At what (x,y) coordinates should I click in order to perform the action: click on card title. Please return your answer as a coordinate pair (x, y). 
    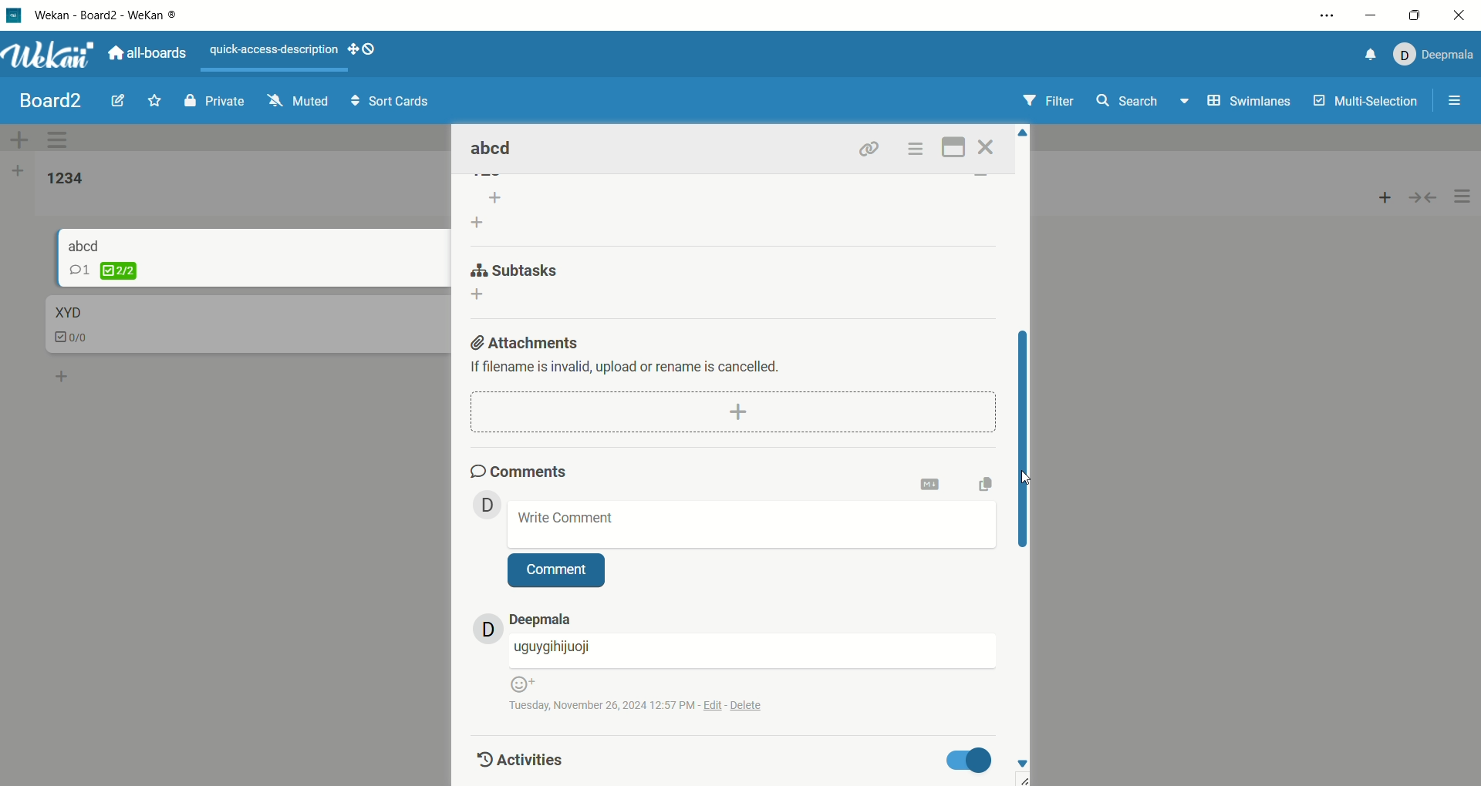
    Looking at the image, I should click on (85, 244).